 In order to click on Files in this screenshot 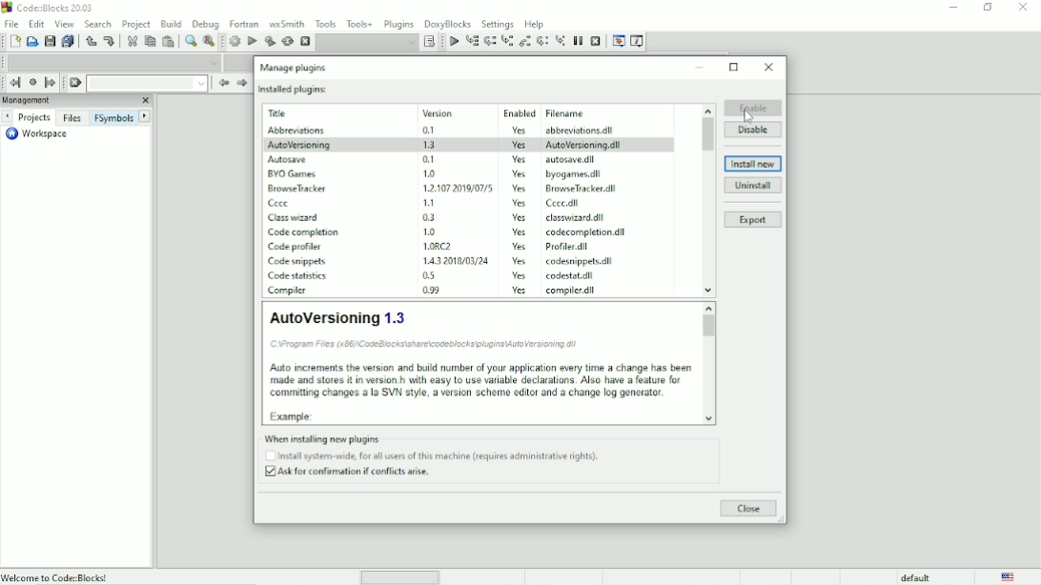, I will do `click(73, 117)`.